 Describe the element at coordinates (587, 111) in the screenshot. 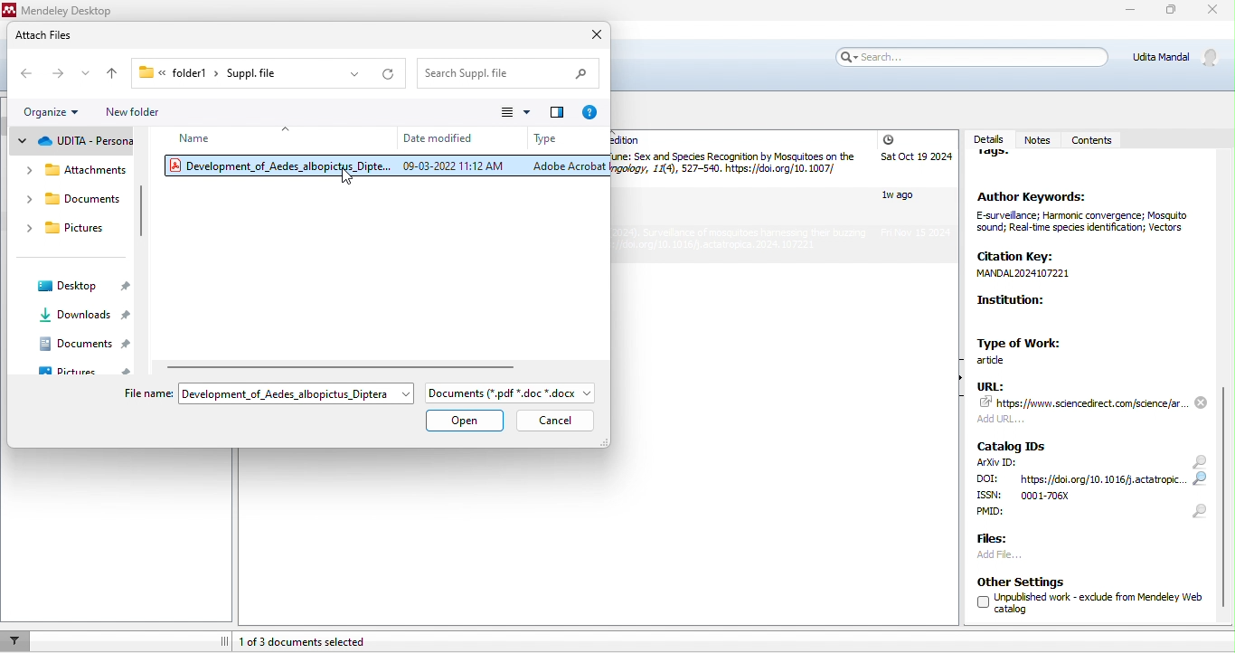

I see `help` at that location.